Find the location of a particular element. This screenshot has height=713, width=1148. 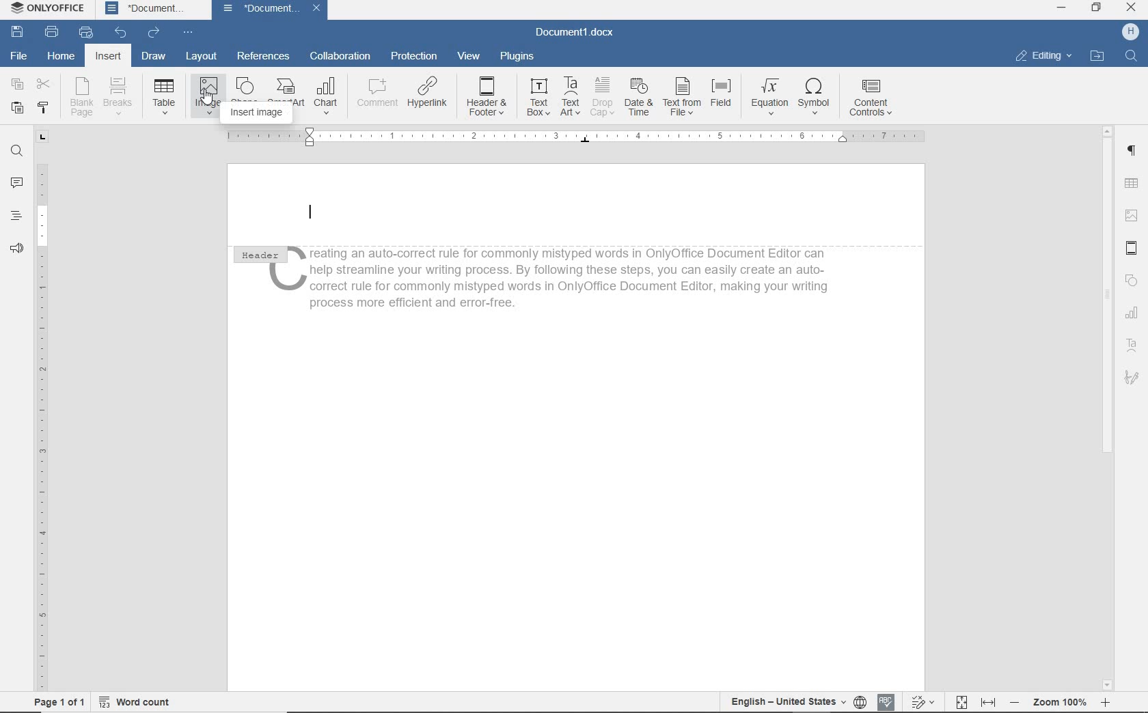

RULER is located at coordinates (42, 409).